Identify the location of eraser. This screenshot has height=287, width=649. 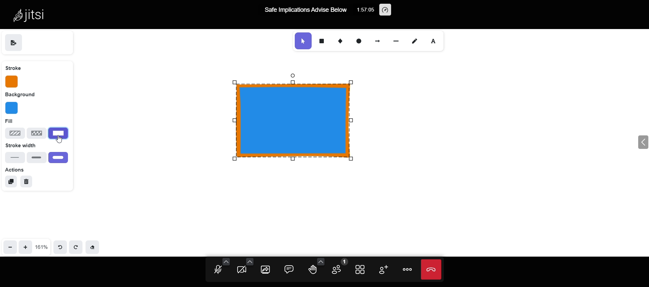
(94, 245).